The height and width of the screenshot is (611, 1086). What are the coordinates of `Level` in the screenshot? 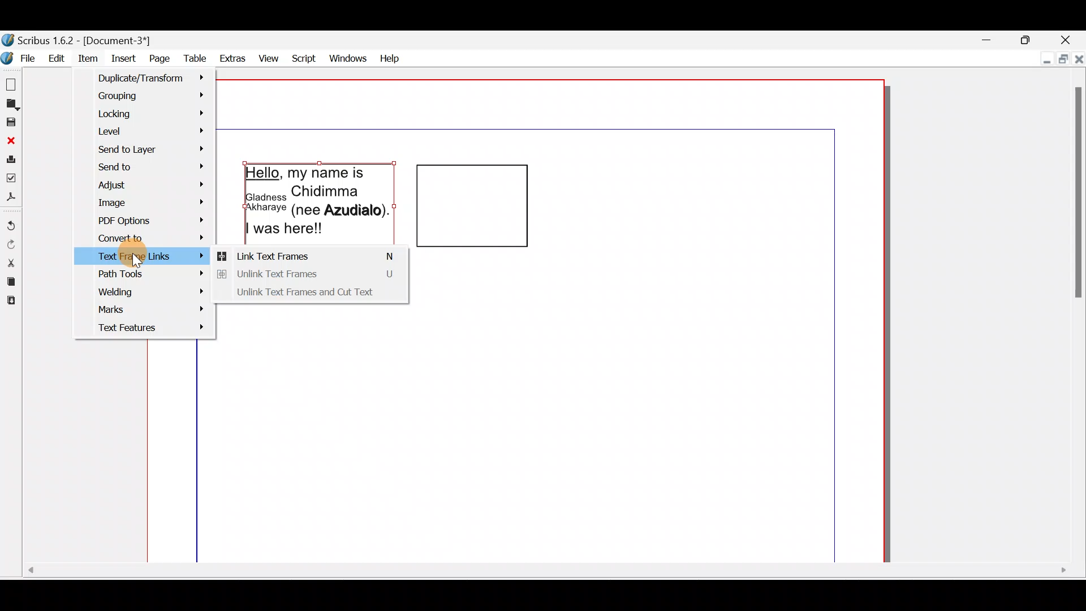 It's located at (150, 132).